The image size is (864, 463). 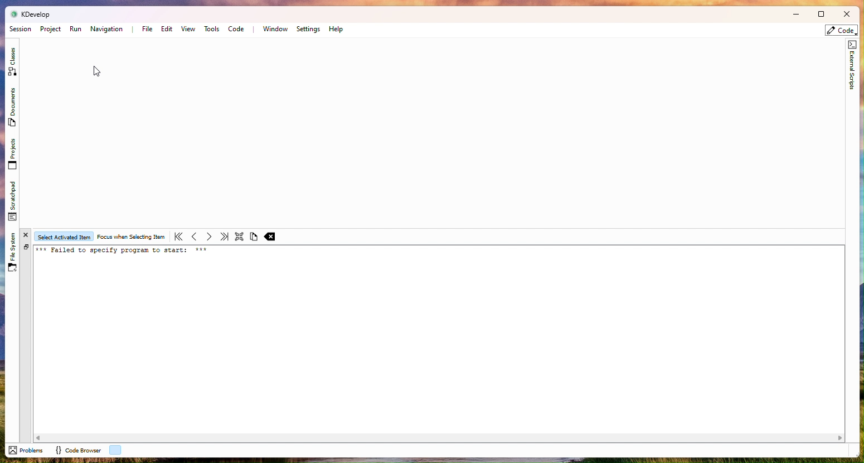 I want to click on Project, so click(x=50, y=29).